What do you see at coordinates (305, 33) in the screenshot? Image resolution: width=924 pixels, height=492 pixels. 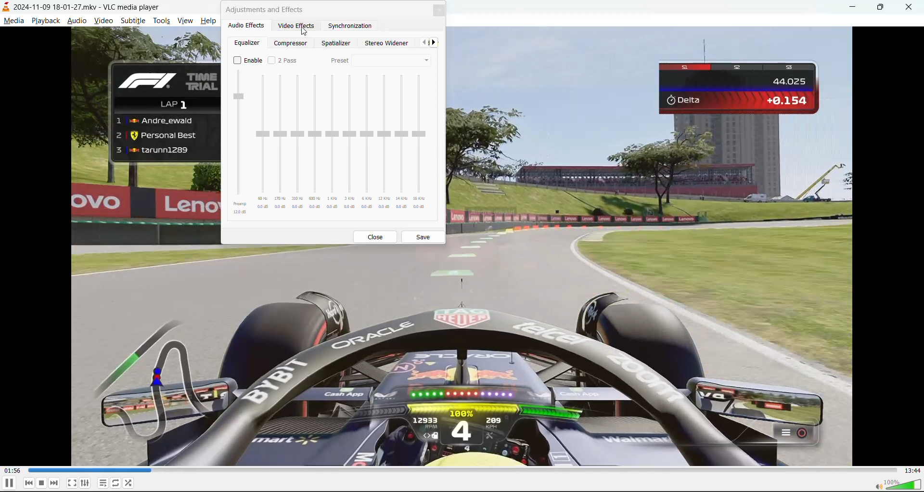 I see `Cursor` at bounding box center [305, 33].